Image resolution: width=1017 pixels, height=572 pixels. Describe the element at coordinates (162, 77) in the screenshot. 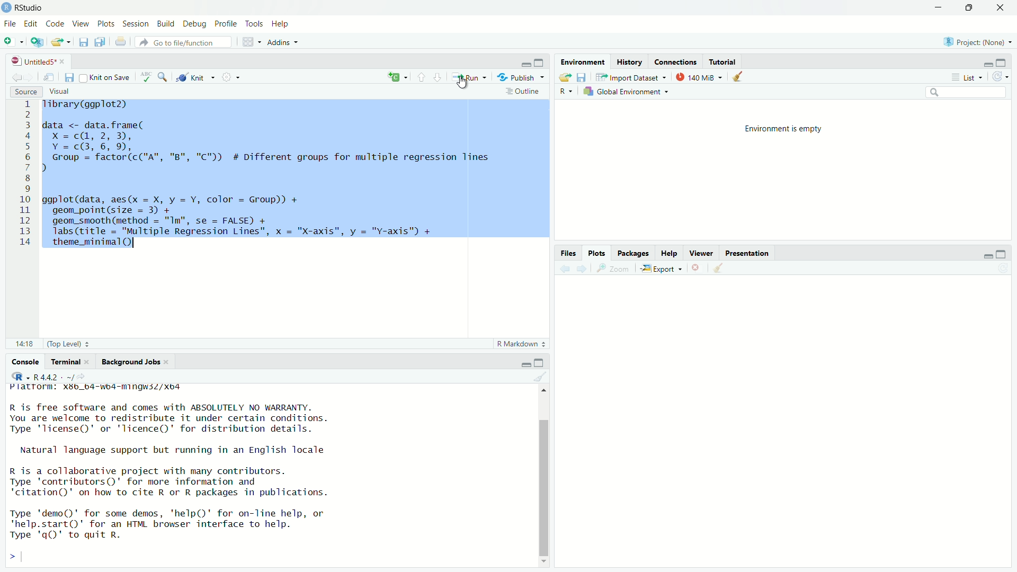

I see `zoom` at that location.